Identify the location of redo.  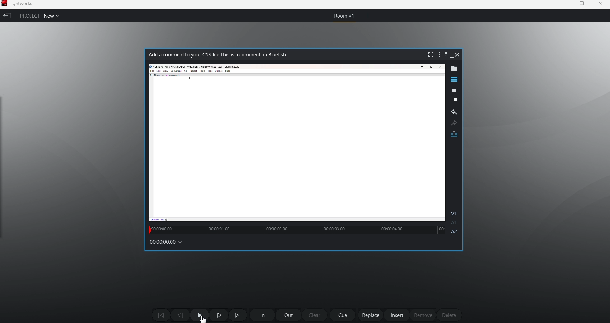
(454, 123).